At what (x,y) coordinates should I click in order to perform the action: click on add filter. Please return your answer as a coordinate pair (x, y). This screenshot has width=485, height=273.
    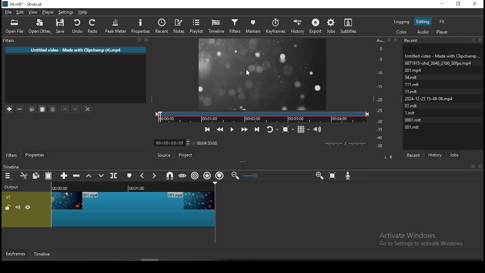
    Looking at the image, I should click on (9, 108).